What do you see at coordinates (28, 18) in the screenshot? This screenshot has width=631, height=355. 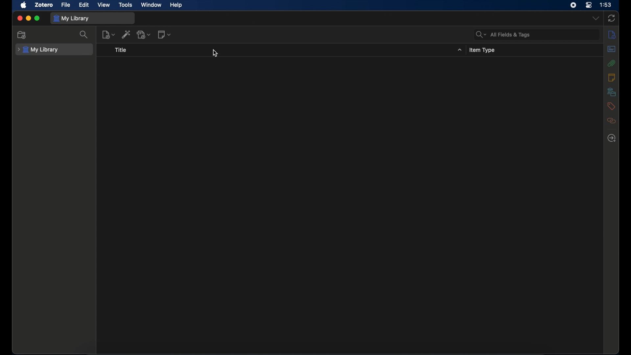 I see `minimize` at bounding box center [28, 18].